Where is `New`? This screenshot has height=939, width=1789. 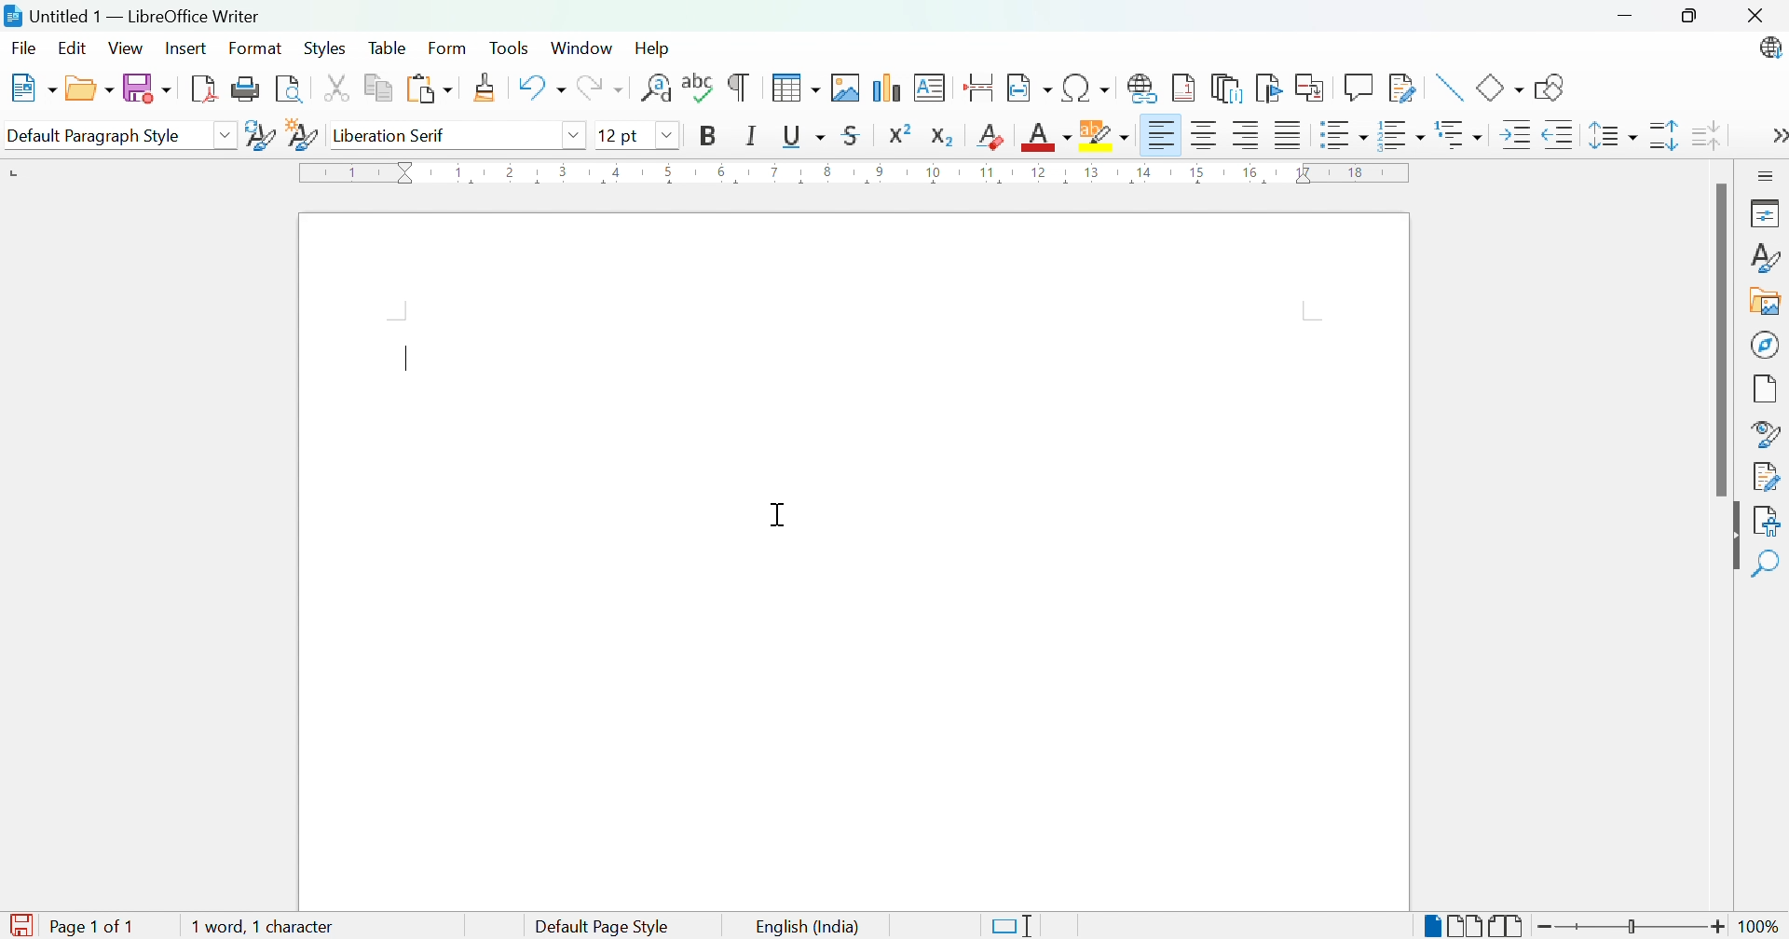
New is located at coordinates (36, 87).